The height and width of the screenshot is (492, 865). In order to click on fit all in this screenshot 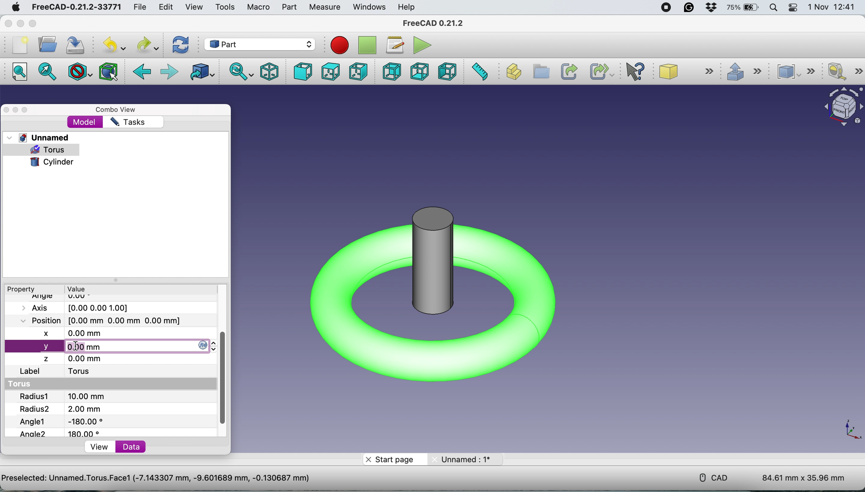, I will do `click(18, 72)`.